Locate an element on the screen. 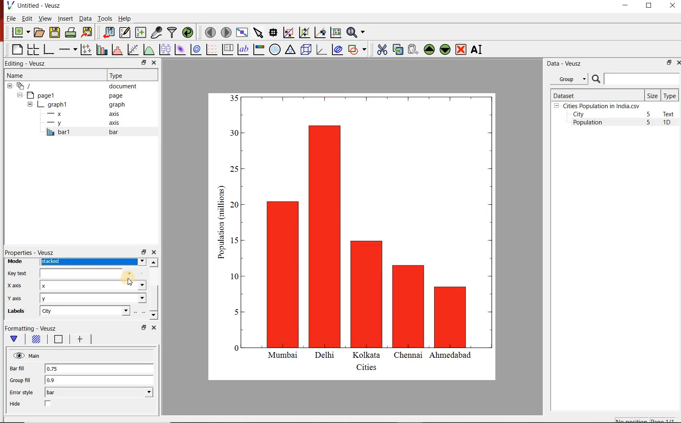 This screenshot has height=423, width=681. Edit is located at coordinates (26, 19).